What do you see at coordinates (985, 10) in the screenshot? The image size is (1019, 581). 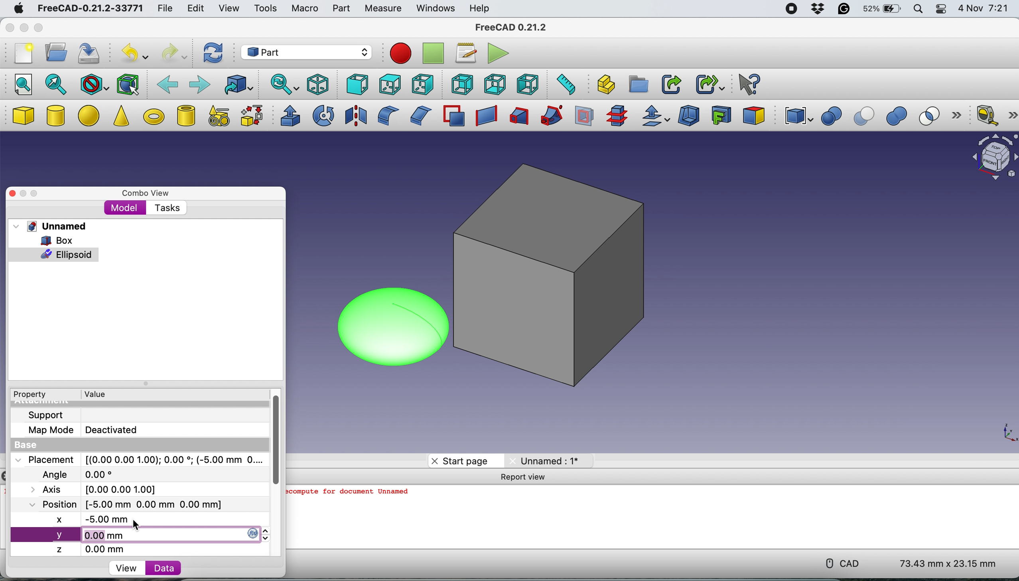 I see `4 Nov 7:21` at bounding box center [985, 10].